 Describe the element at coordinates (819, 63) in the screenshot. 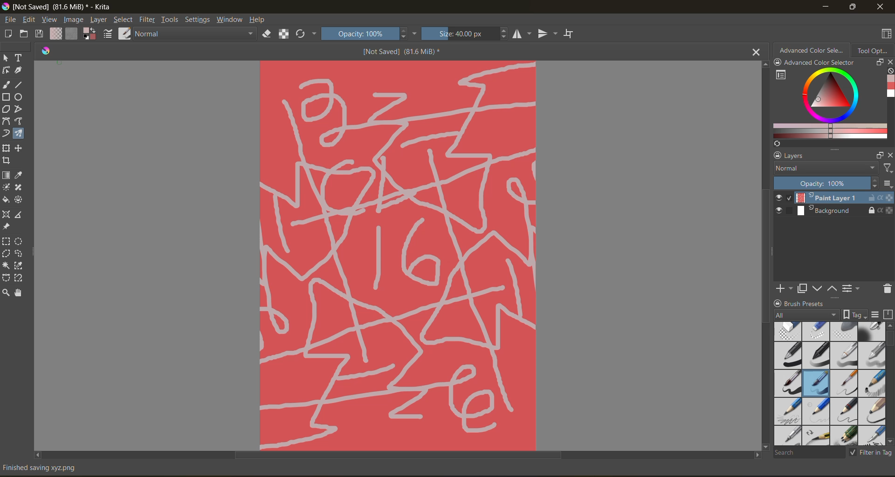

I see `Advanced color selector` at that location.